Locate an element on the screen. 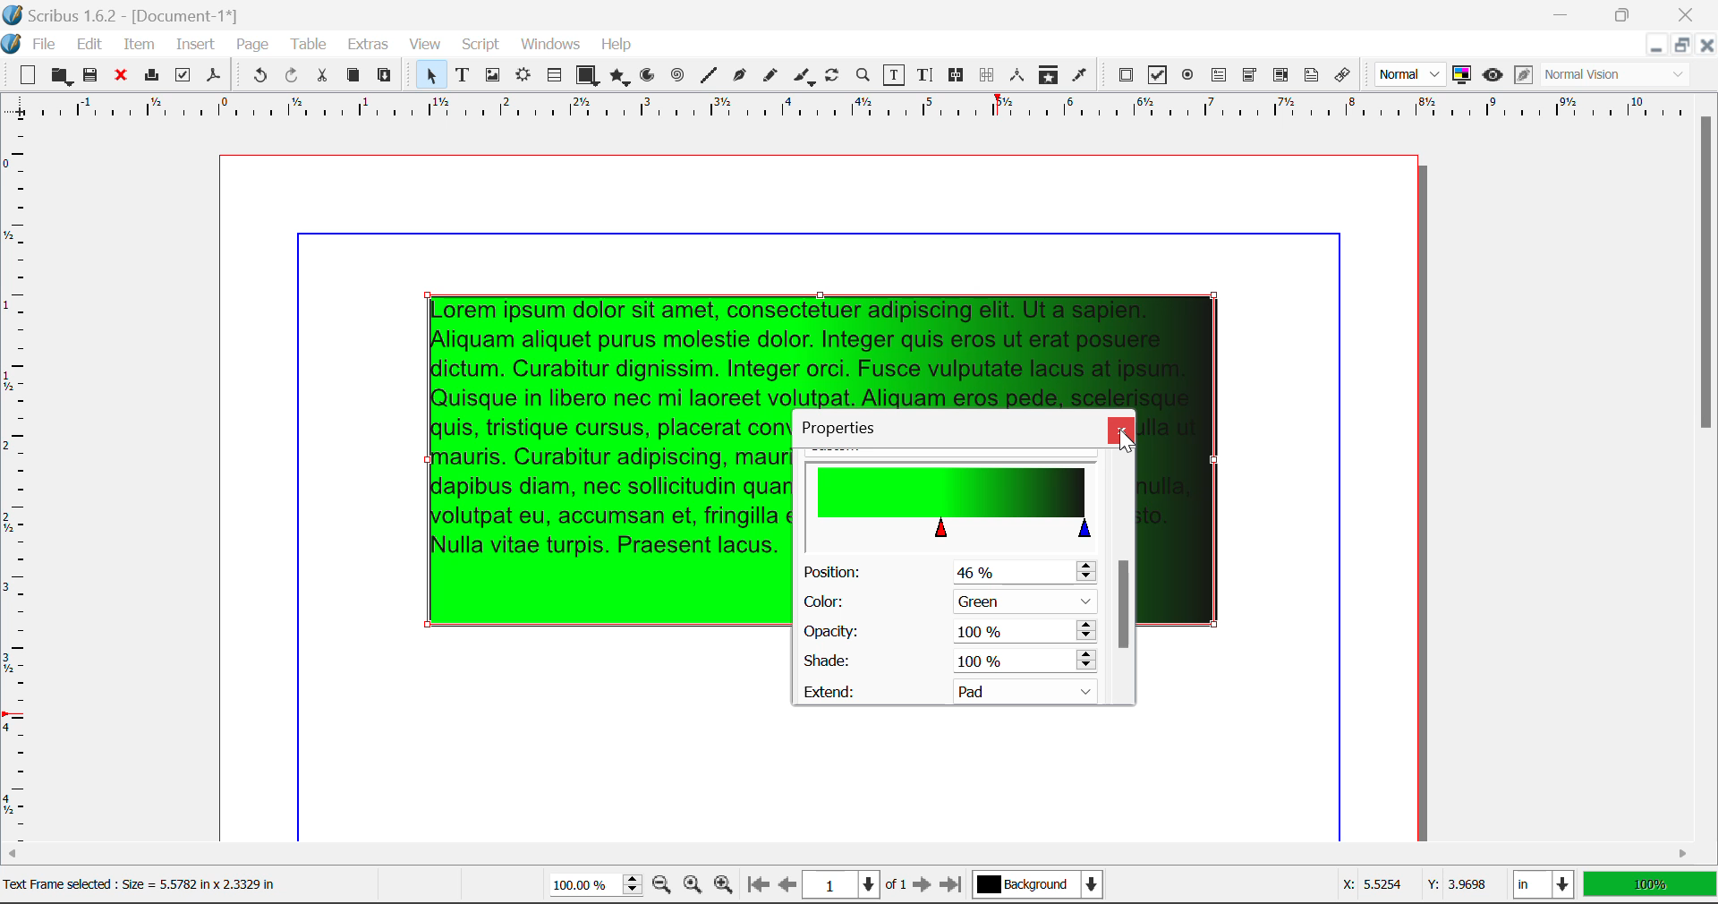  Link Frames is located at coordinates (959, 75).